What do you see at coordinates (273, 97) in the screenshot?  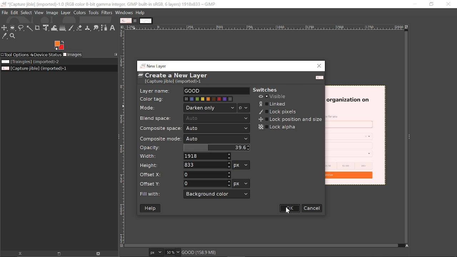 I see `Visible` at bounding box center [273, 97].